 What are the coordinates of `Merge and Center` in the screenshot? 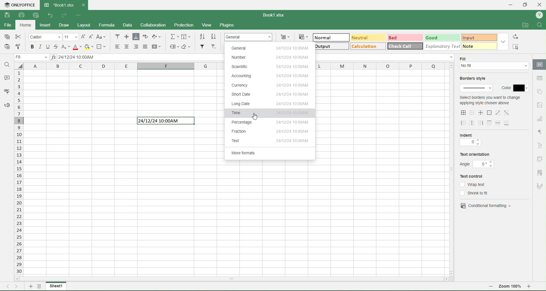 It's located at (157, 46).